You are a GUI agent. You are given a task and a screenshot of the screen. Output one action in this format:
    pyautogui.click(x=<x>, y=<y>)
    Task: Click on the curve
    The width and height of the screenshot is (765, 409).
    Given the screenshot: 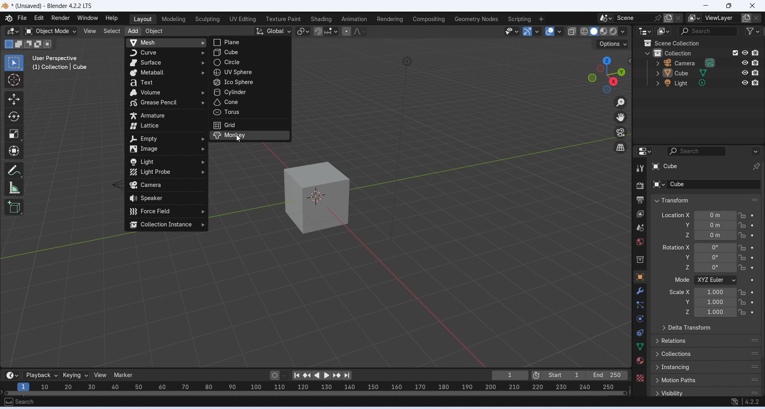 What is the action you would take?
    pyautogui.click(x=166, y=53)
    